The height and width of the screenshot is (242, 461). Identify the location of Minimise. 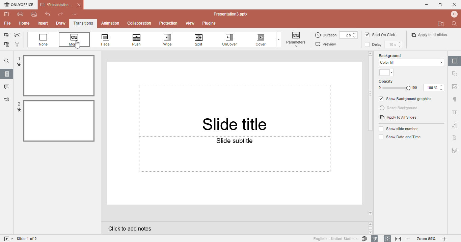
(425, 4).